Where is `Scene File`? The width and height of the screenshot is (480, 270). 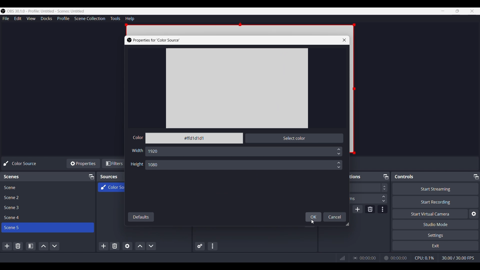
Scene File is located at coordinates (46, 217).